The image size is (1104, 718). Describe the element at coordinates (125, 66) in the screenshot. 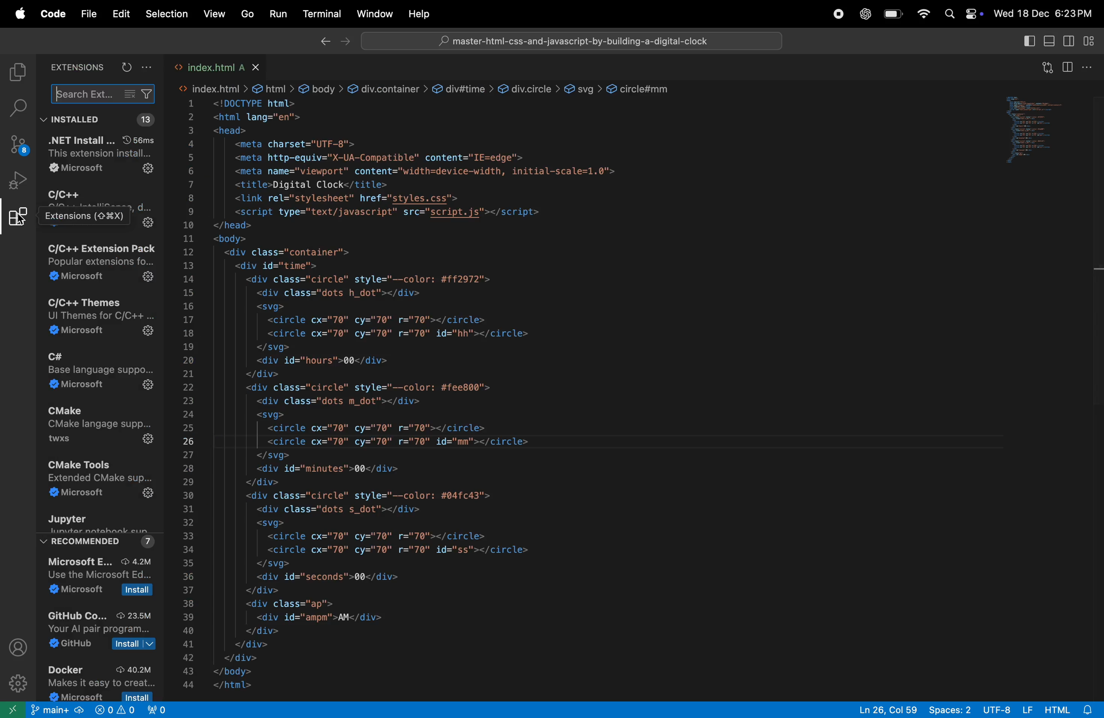

I see `refresh` at that location.